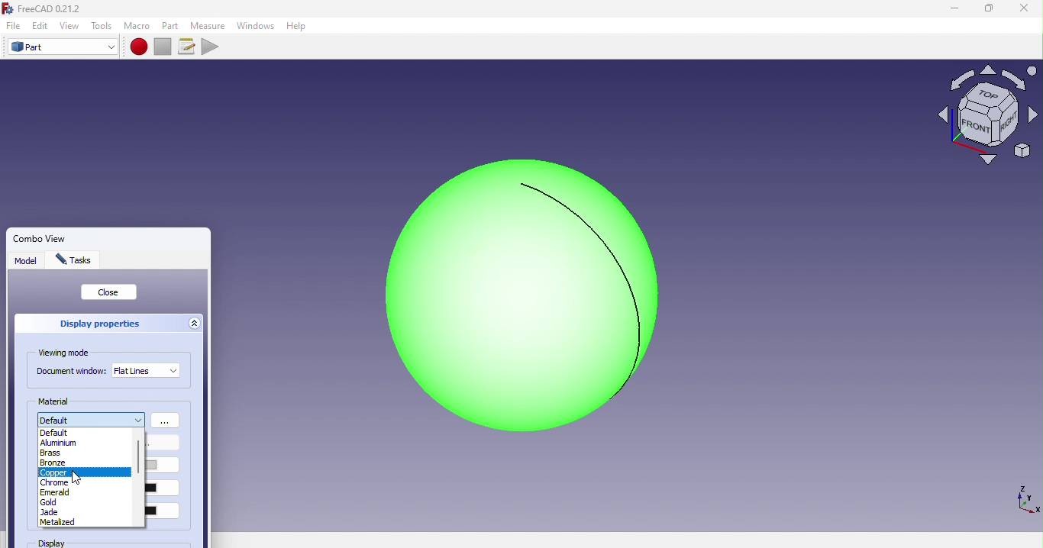 Image resolution: width=1043 pixels, height=548 pixels. Describe the element at coordinates (102, 26) in the screenshot. I see `Tools` at that location.